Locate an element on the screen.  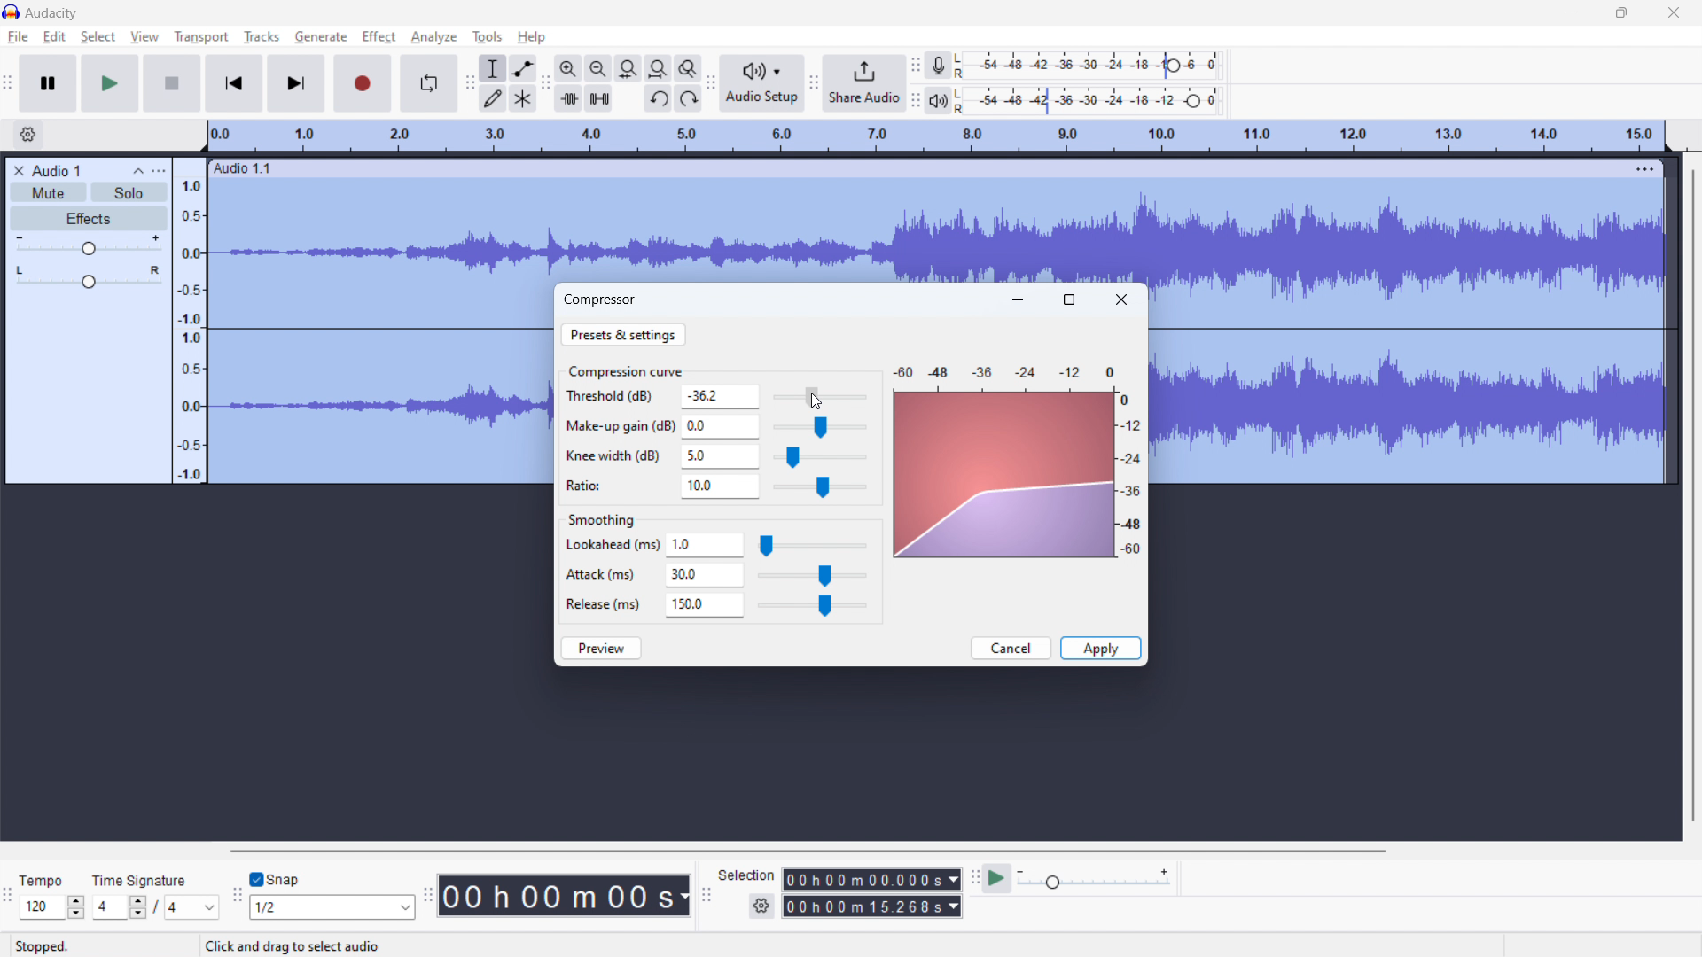
apply is located at coordinates (1100, 649).